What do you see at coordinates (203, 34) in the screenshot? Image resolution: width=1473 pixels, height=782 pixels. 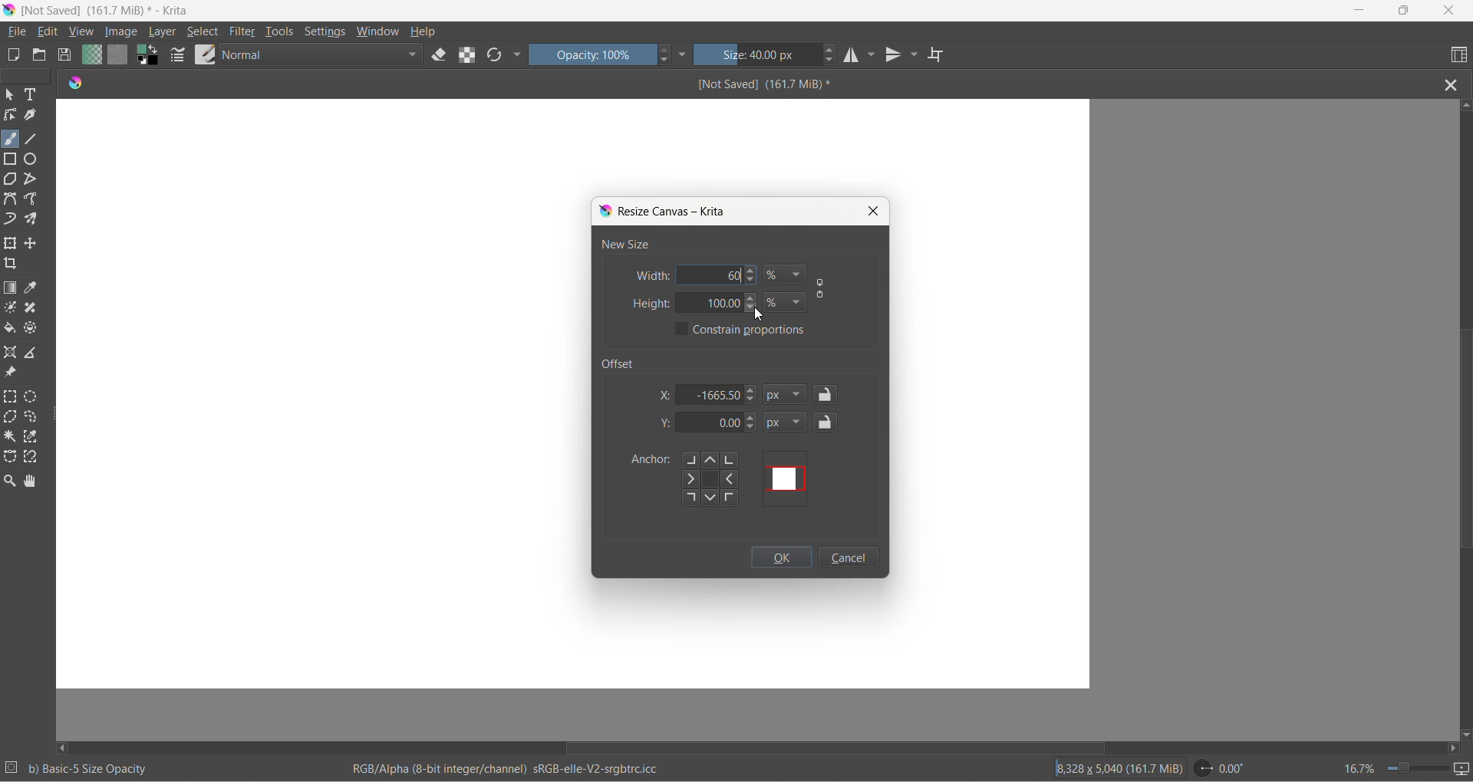 I see `select` at bounding box center [203, 34].